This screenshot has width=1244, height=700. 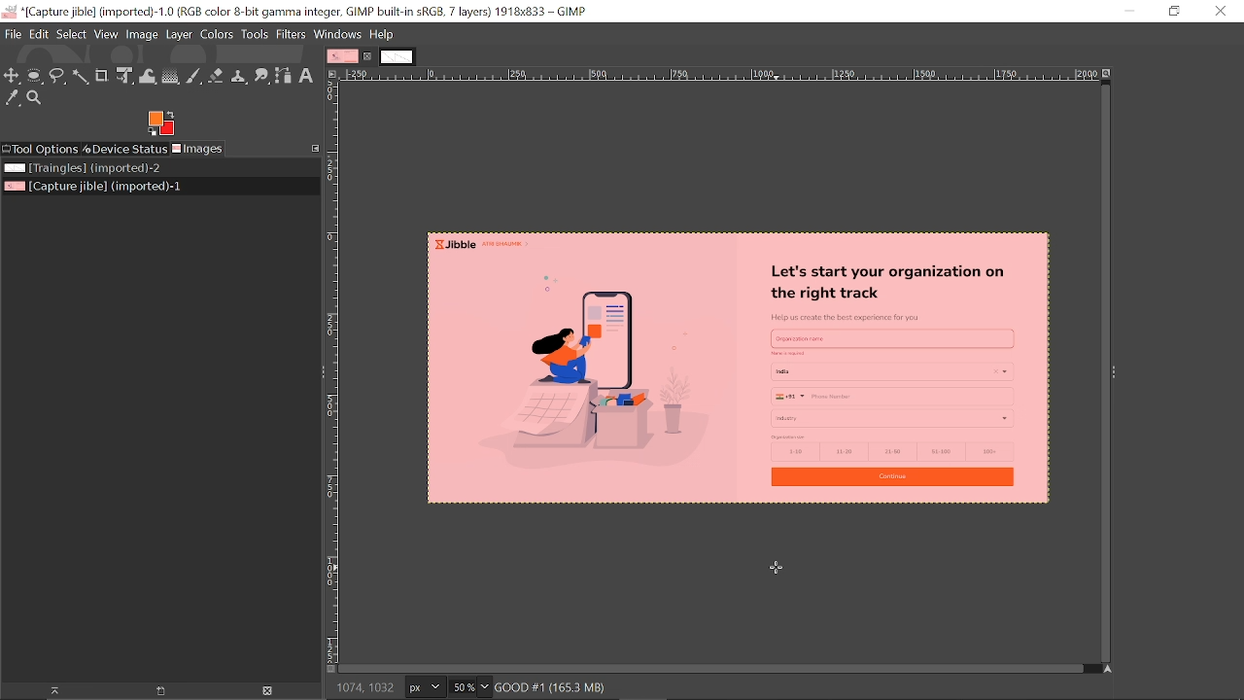 What do you see at coordinates (343, 56) in the screenshot?
I see `Current tab` at bounding box center [343, 56].